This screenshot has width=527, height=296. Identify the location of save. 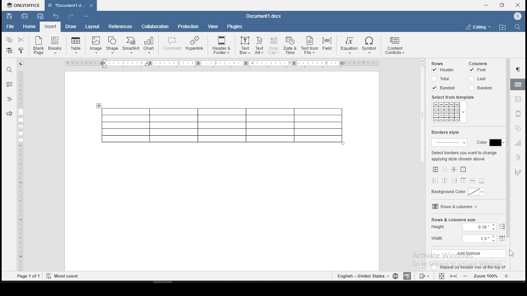
(9, 15).